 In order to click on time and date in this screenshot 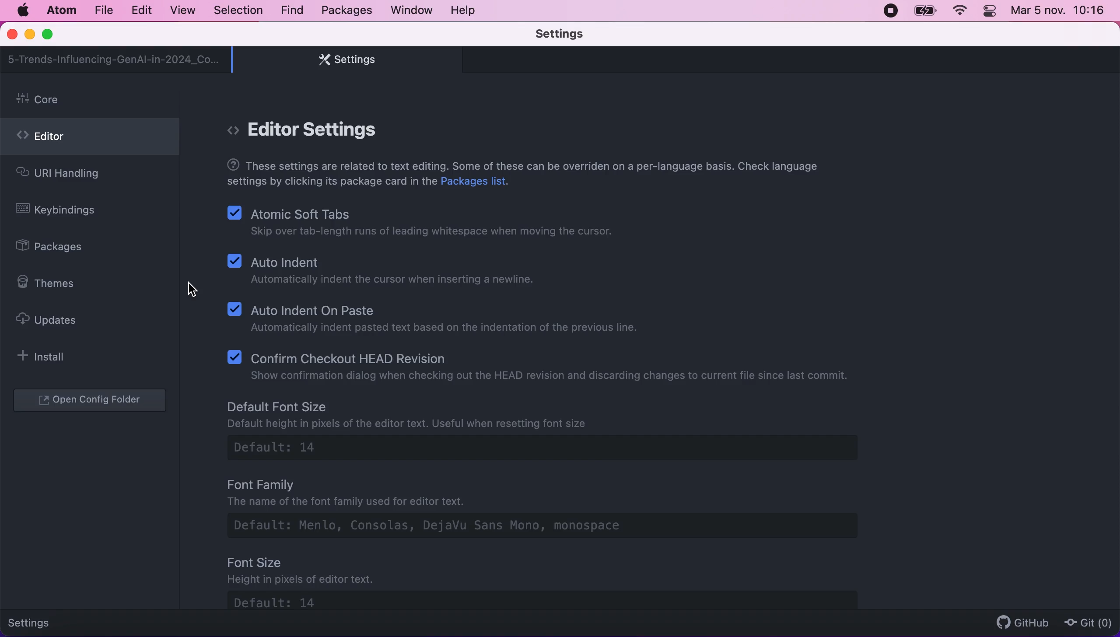, I will do `click(1060, 13)`.